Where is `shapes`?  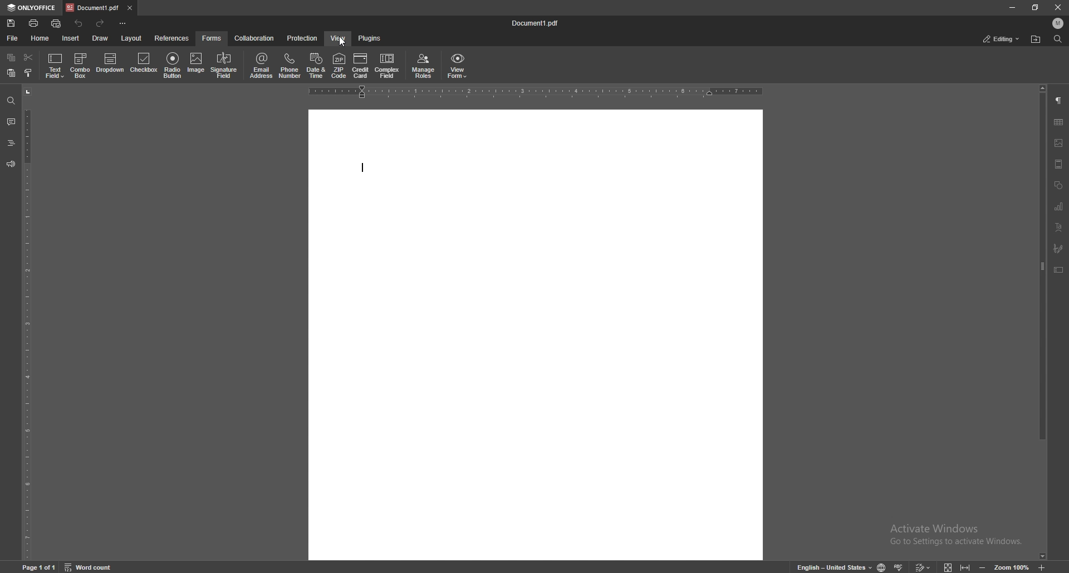 shapes is located at coordinates (1058, 185).